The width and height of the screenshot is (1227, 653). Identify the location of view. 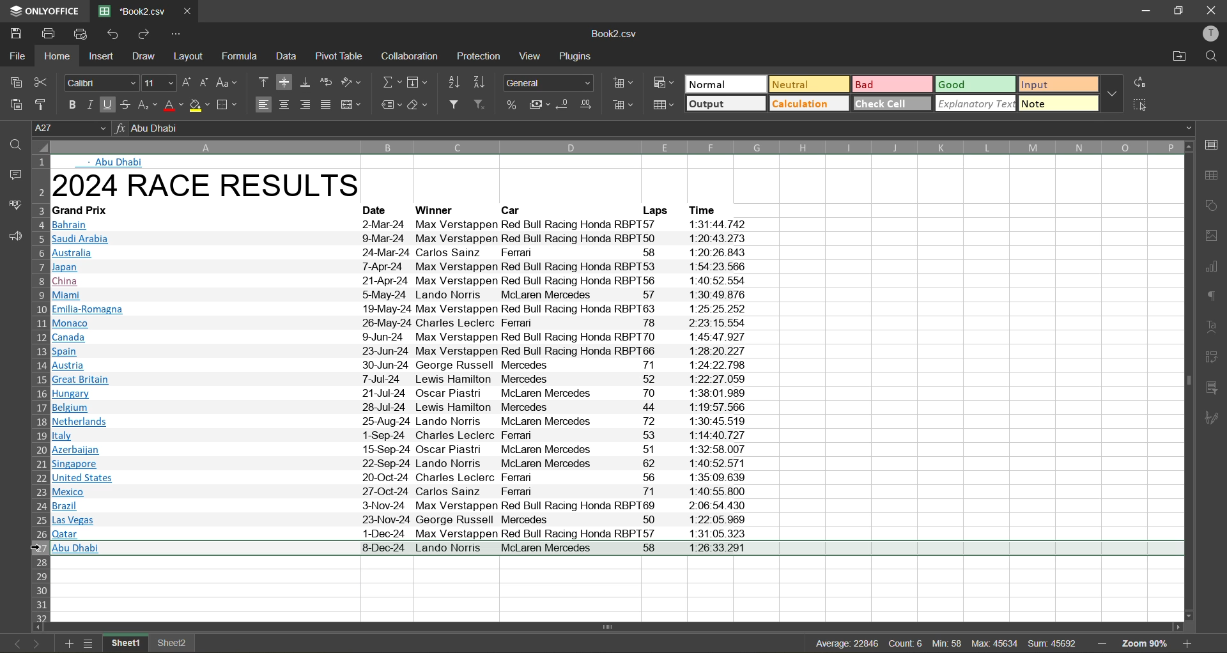
(530, 57).